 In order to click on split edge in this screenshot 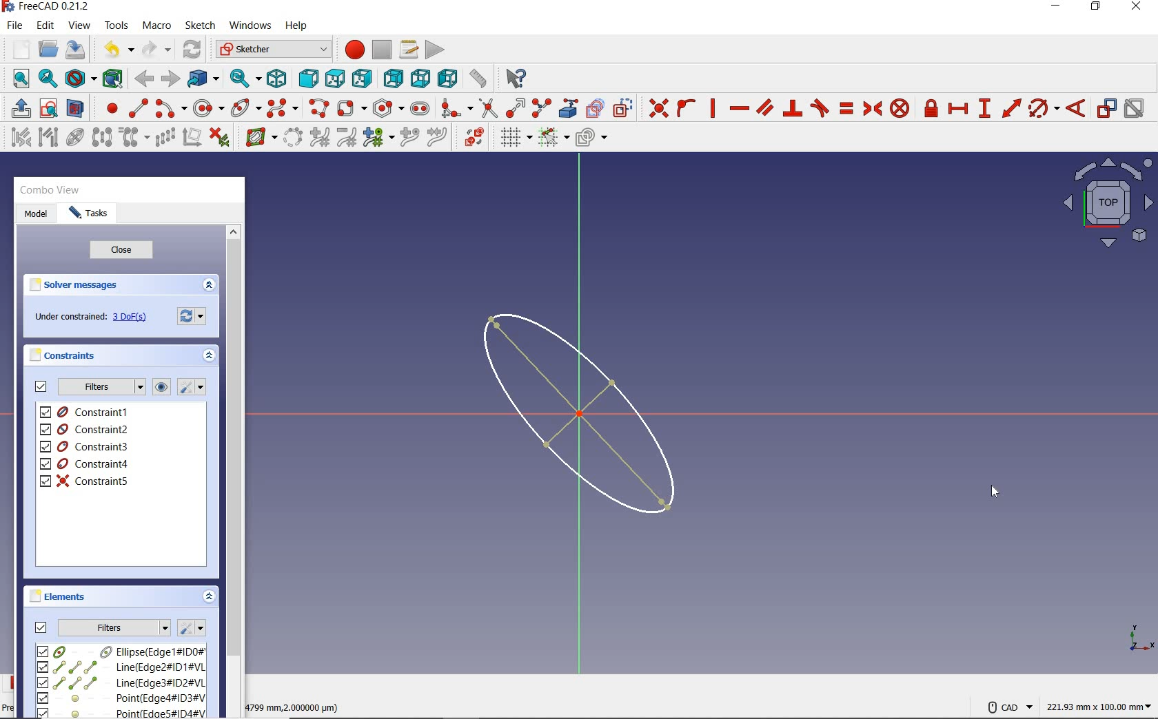, I will do `click(542, 107)`.